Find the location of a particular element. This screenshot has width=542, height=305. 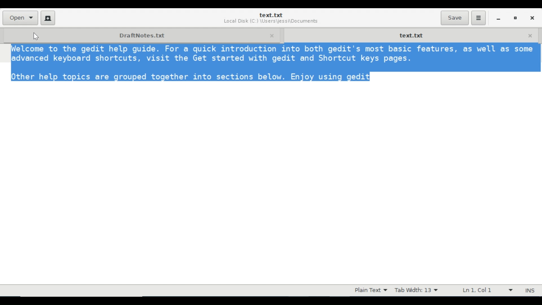

Application menu is located at coordinates (478, 18).